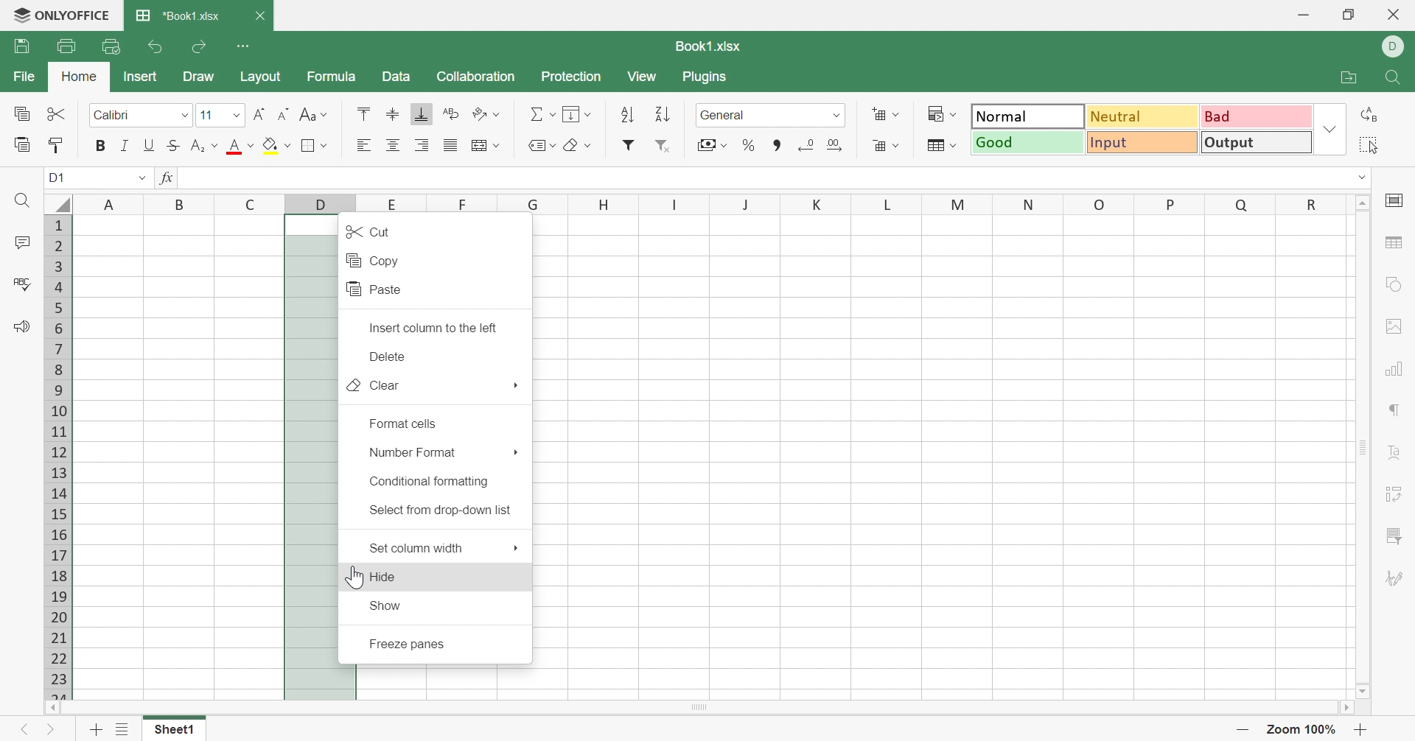 The height and width of the screenshot is (741, 1415). Describe the element at coordinates (1243, 728) in the screenshot. I see `Zoom out` at that location.